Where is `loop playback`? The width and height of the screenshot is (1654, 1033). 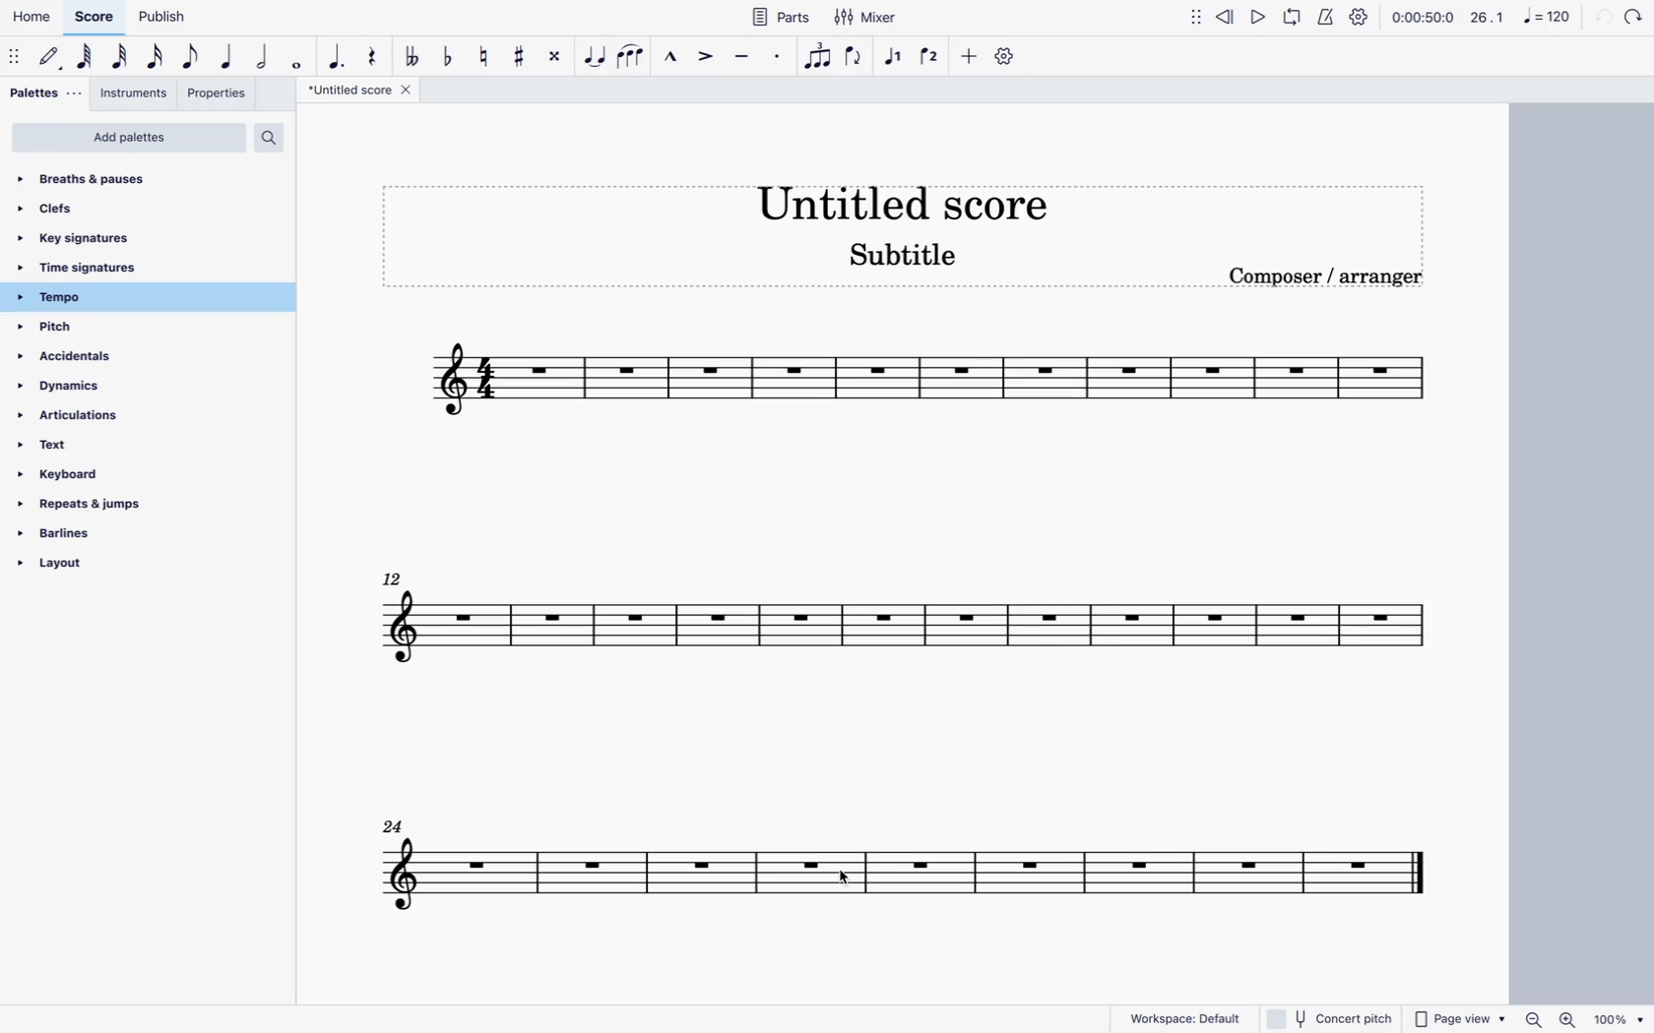 loop playback is located at coordinates (1294, 16).